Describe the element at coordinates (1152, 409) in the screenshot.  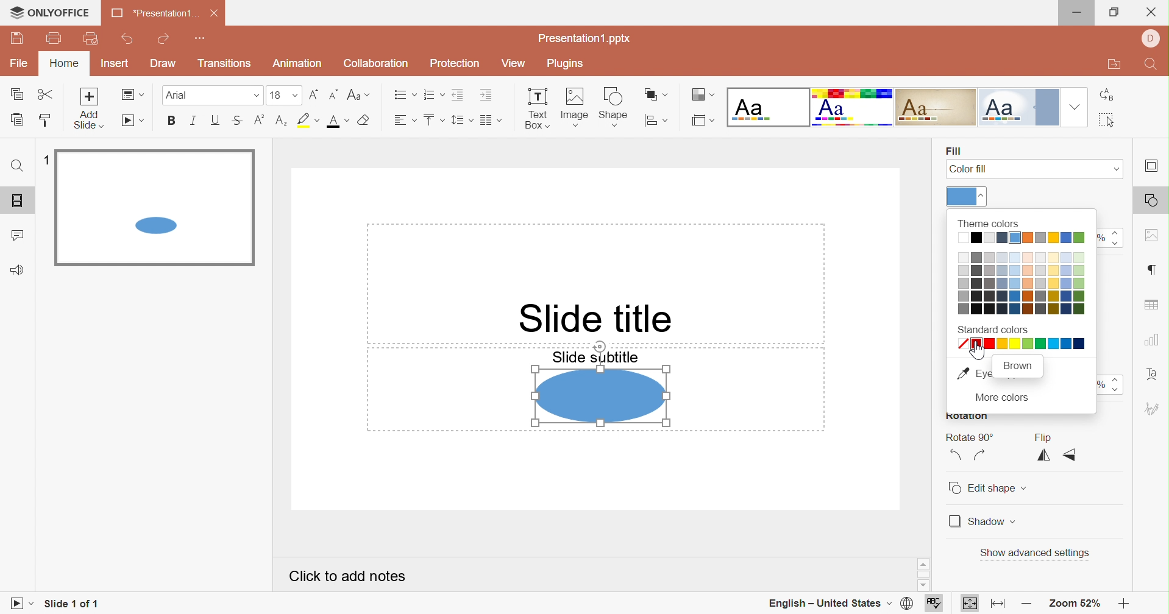
I see `Signature settings` at that location.